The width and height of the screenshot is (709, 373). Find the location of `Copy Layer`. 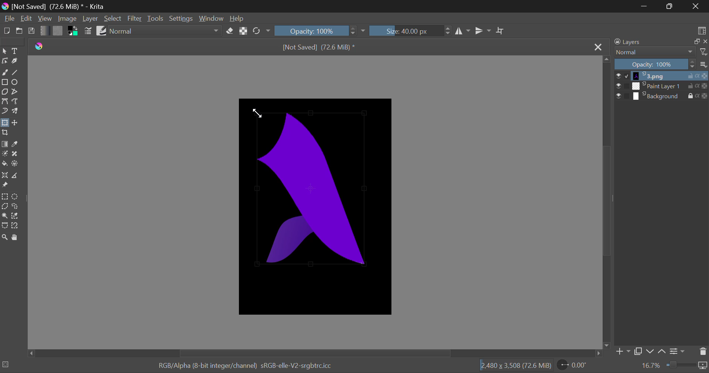

Copy Layer is located at coordinates (639, 352).